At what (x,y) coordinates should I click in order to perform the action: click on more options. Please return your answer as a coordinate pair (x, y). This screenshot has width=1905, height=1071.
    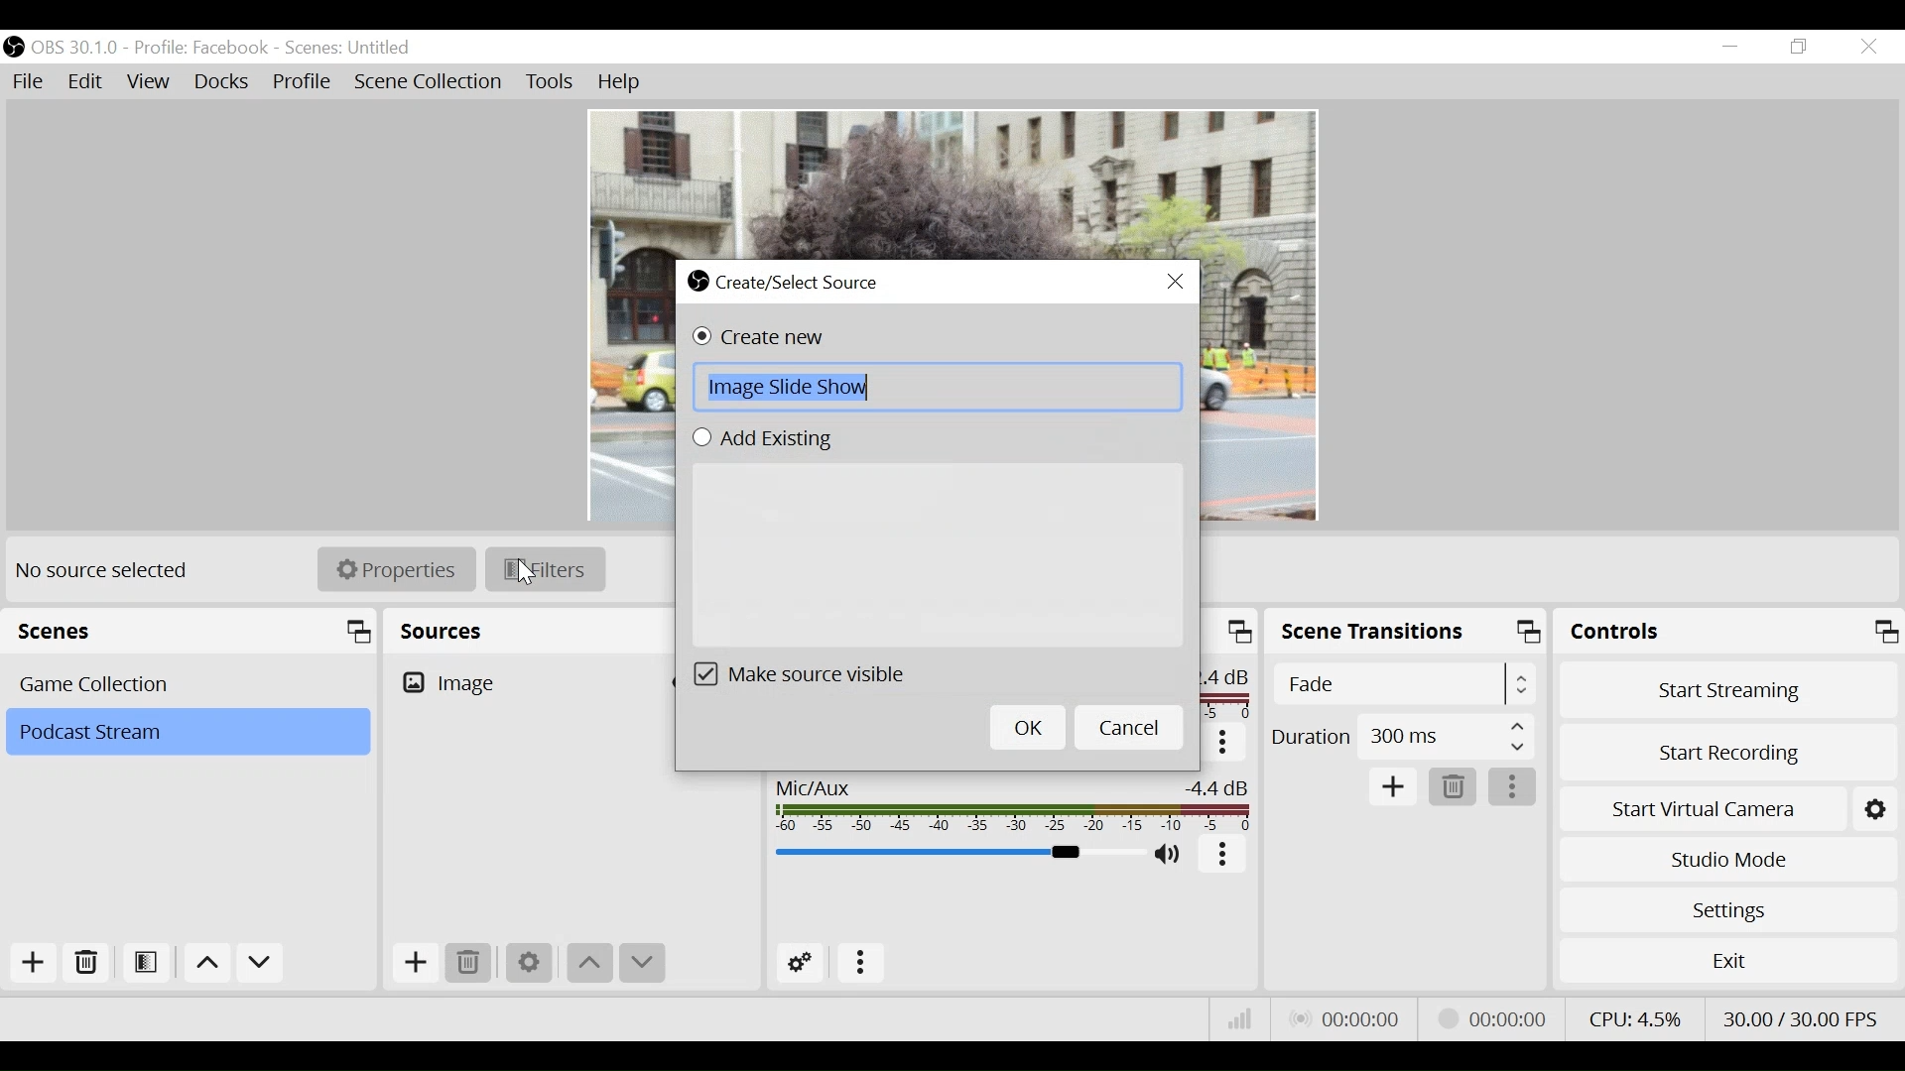
    Looking at the image, I should click on (1514, 788).